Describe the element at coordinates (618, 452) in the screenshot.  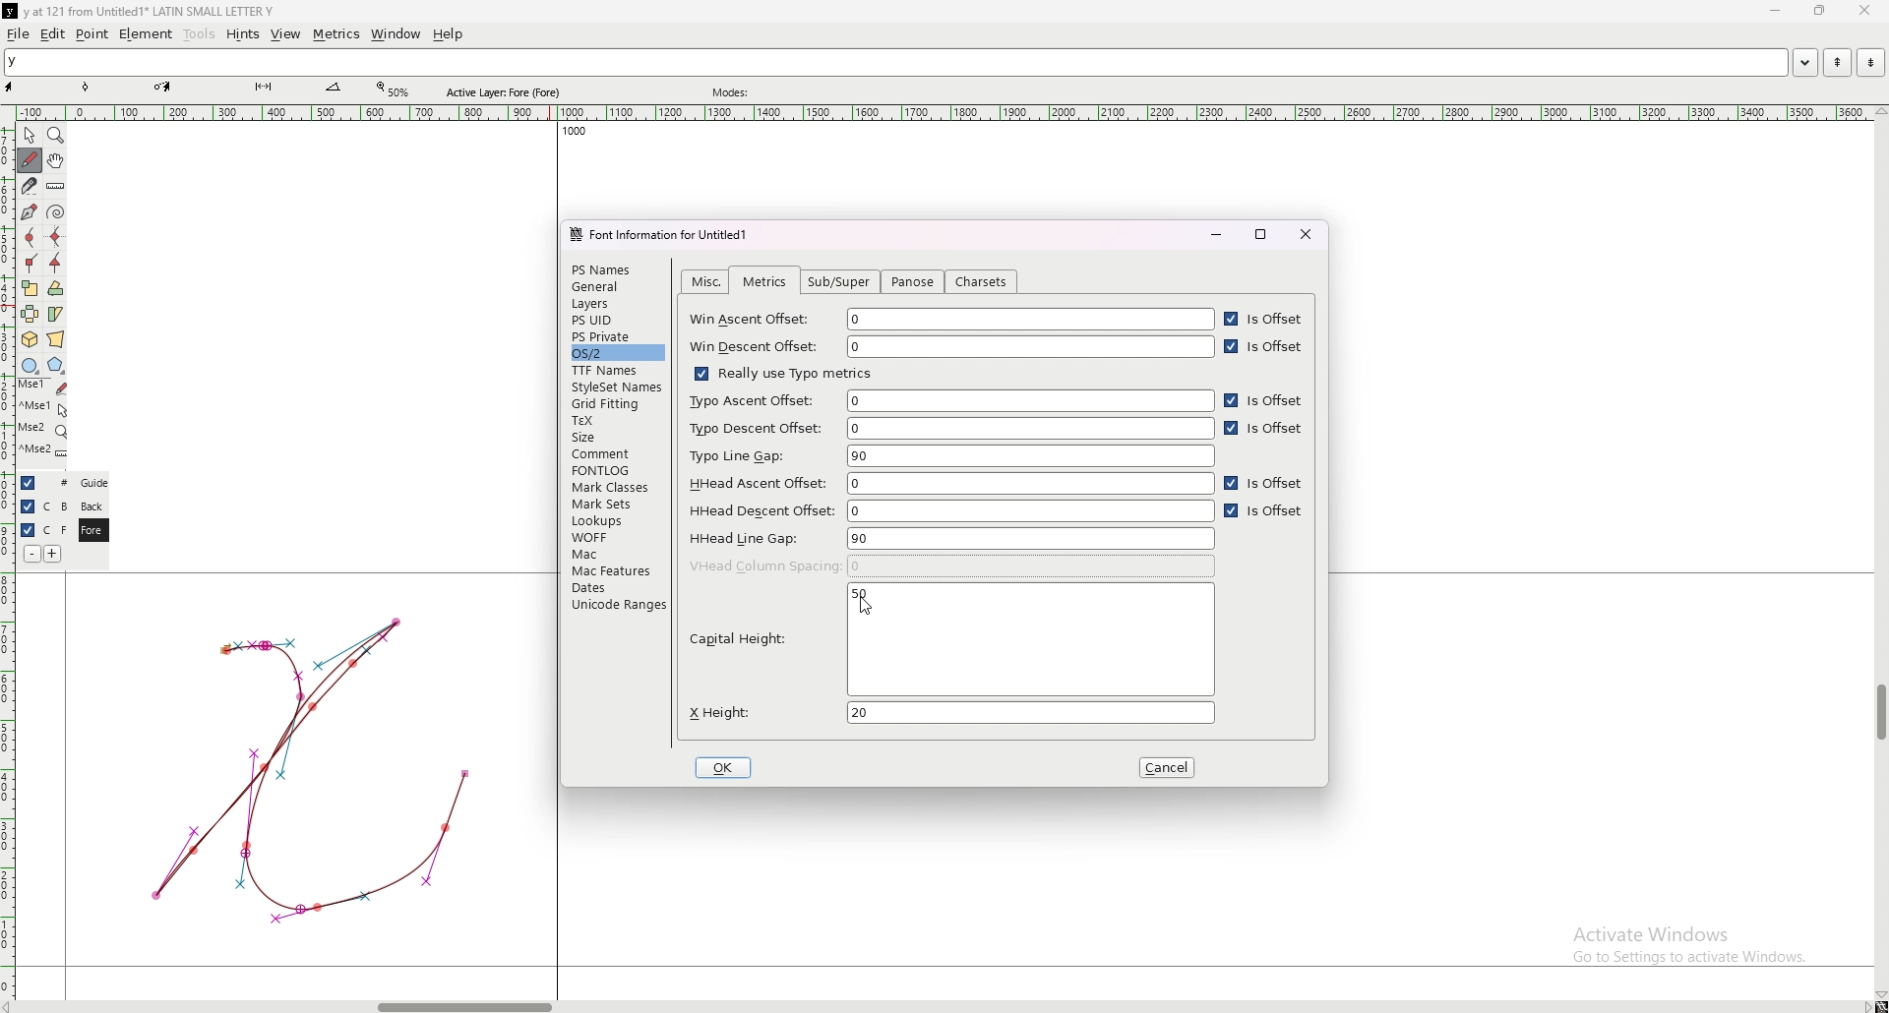
I see `comment` at that location.